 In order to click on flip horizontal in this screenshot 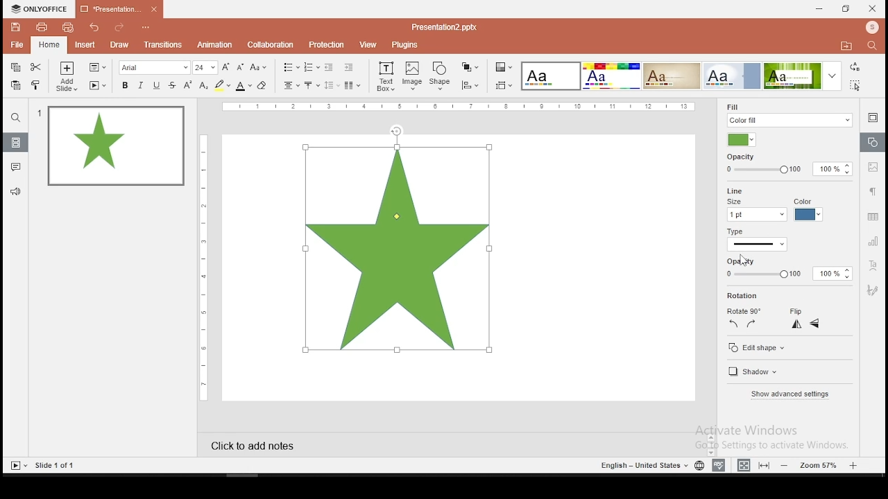, I will do `click(796, 324)`.